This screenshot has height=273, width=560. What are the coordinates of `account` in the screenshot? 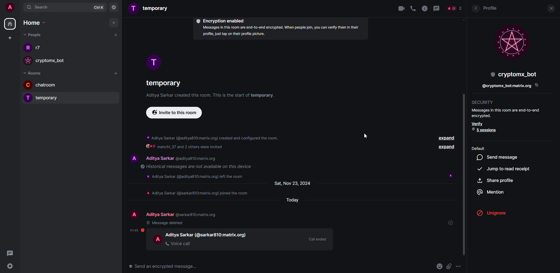 It's located at (10, 8).